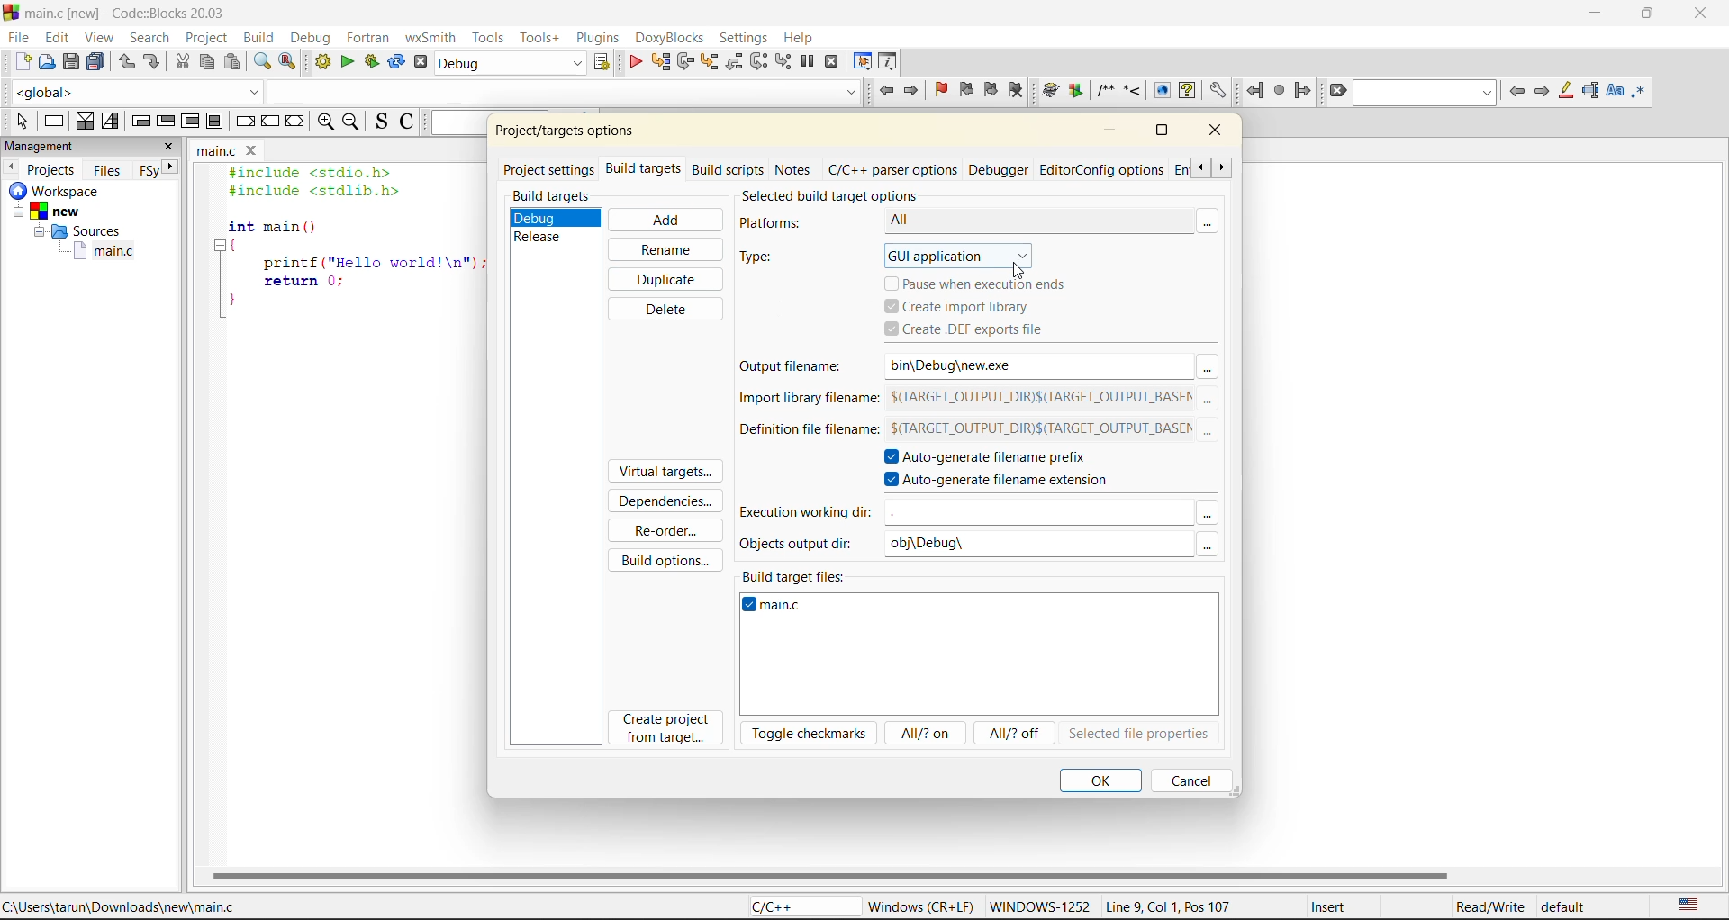 This screenshot has height=920, width=1729. I want to click on ok, so click(1100, 780).